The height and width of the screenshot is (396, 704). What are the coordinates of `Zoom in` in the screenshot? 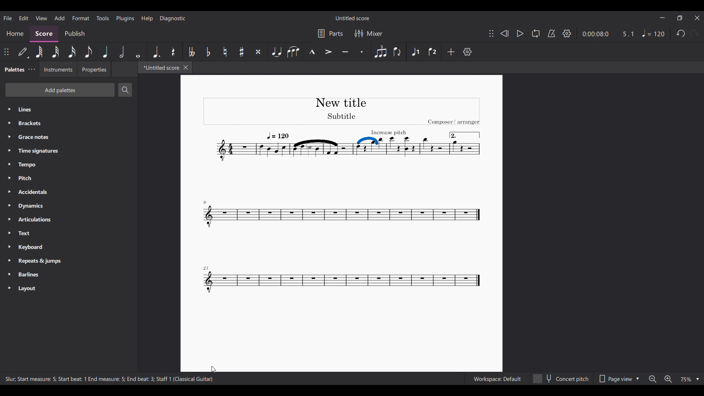 It's located at (667, 379).